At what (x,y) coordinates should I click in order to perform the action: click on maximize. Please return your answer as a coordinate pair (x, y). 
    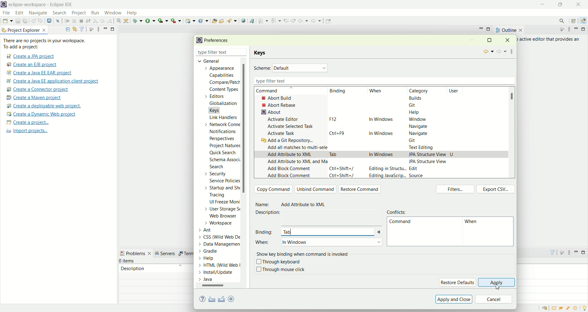
    Looking at the image, I should click on (113, 28).